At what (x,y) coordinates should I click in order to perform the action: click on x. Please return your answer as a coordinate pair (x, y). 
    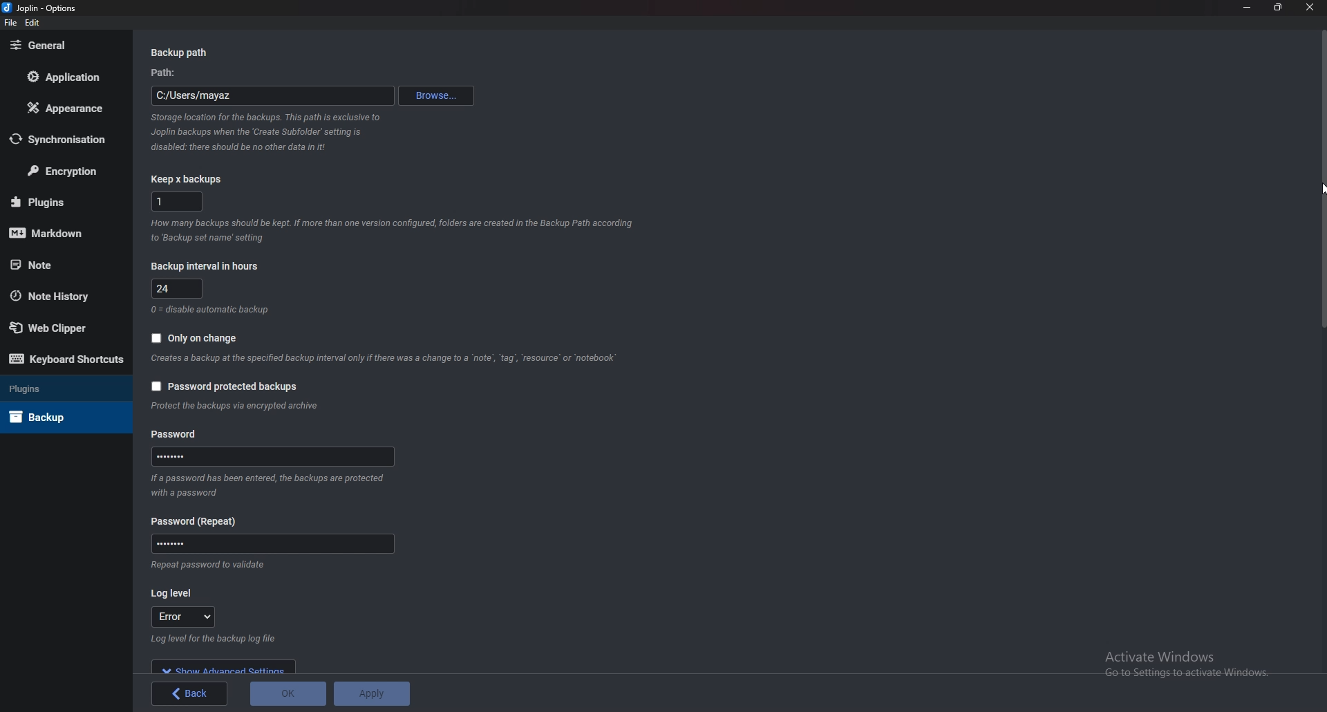
    Looking at the image, I should click on (178, 202).